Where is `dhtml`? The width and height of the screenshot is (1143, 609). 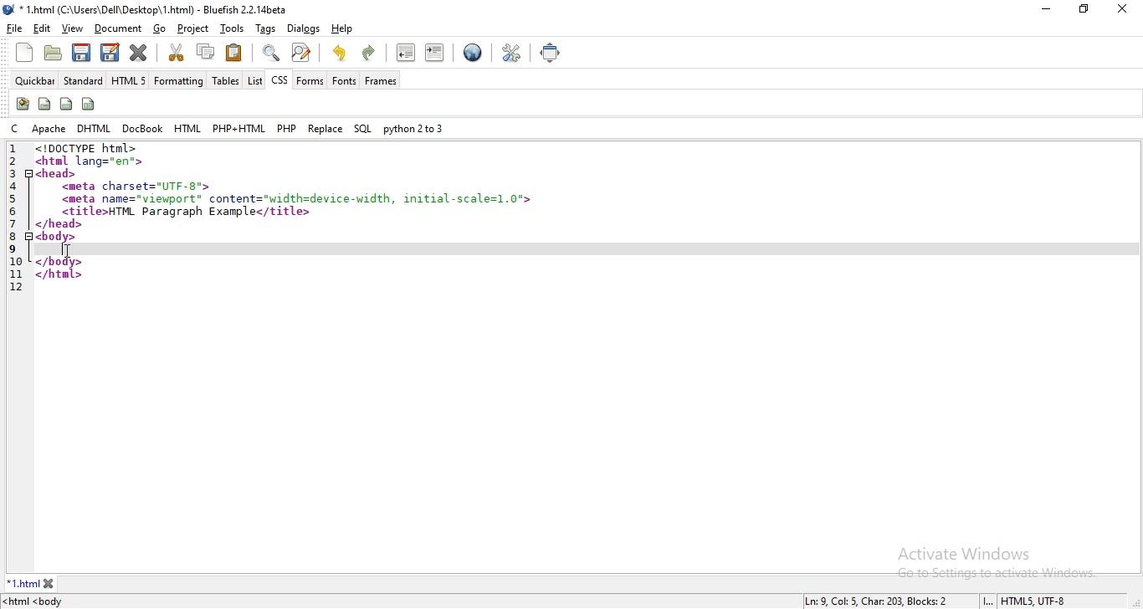
dhtml is located at coordinates (93, 128).